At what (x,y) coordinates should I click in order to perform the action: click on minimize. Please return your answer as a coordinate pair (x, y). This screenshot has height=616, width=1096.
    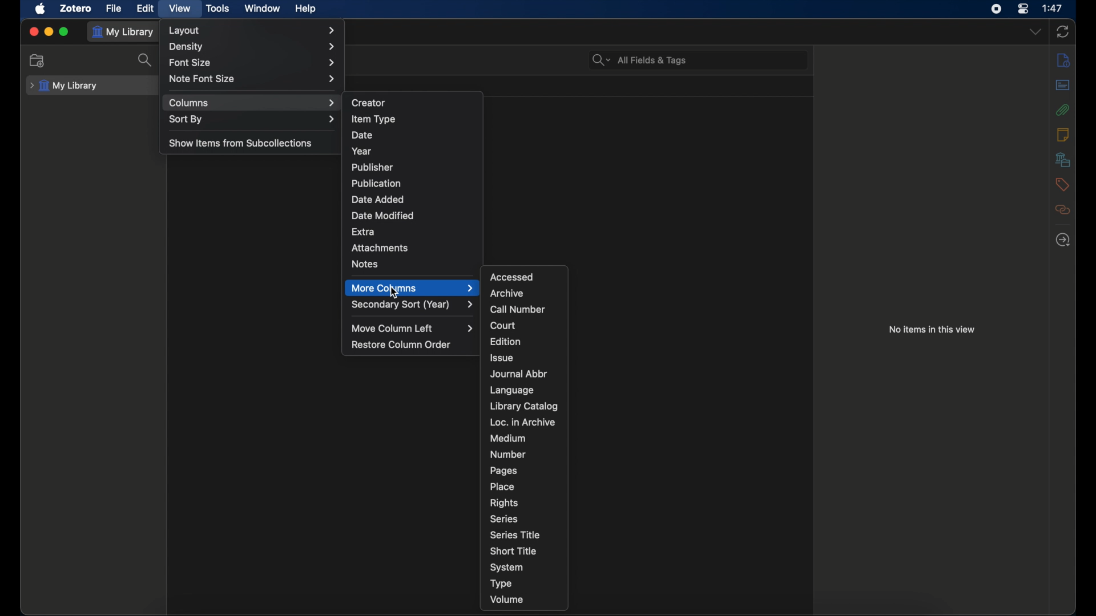
    Looking at the image, I should click on (49, 31).